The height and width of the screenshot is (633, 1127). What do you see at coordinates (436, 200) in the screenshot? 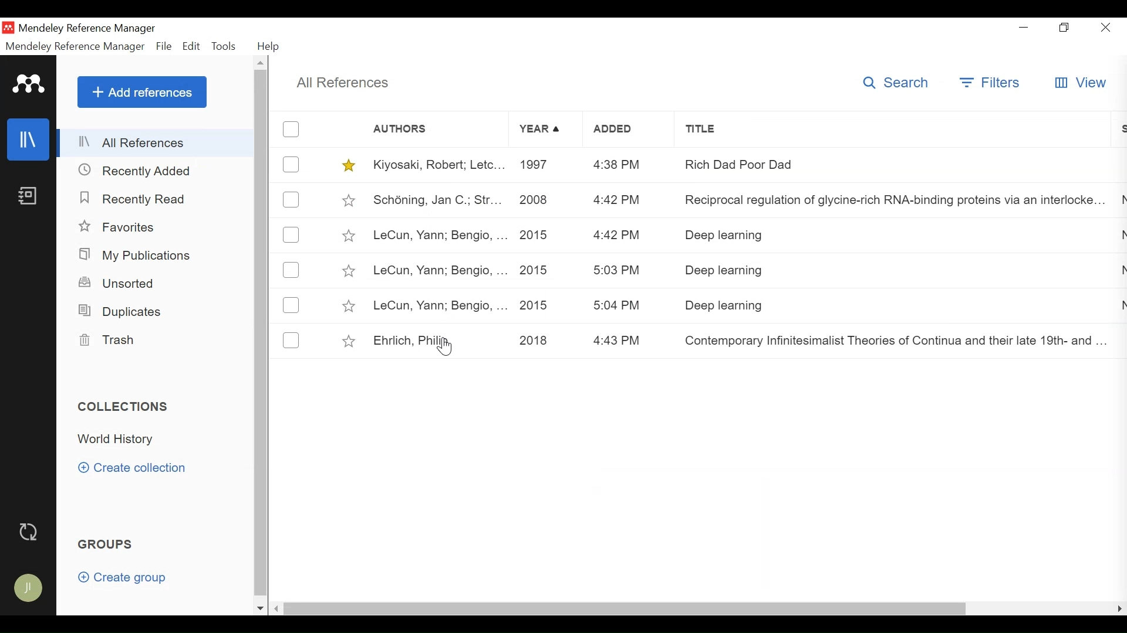
I see `Schéning, Jan C.; Str...` at bounding box center [436, 200].